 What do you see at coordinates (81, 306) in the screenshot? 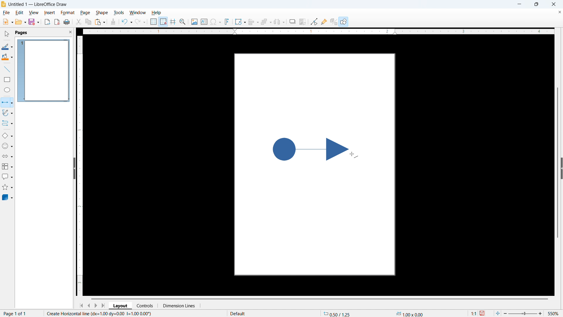
I see `Go to first page ` at bounding box center [81, 306].